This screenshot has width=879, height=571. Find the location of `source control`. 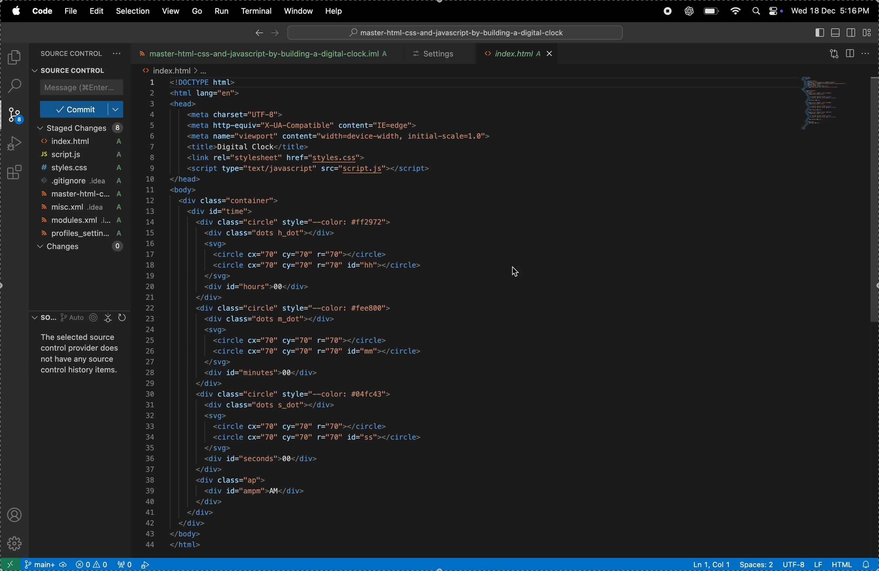

source control is located at coordinates (78, 53).